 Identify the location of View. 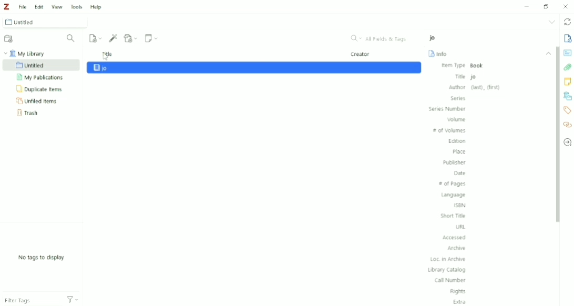
(56, 5).